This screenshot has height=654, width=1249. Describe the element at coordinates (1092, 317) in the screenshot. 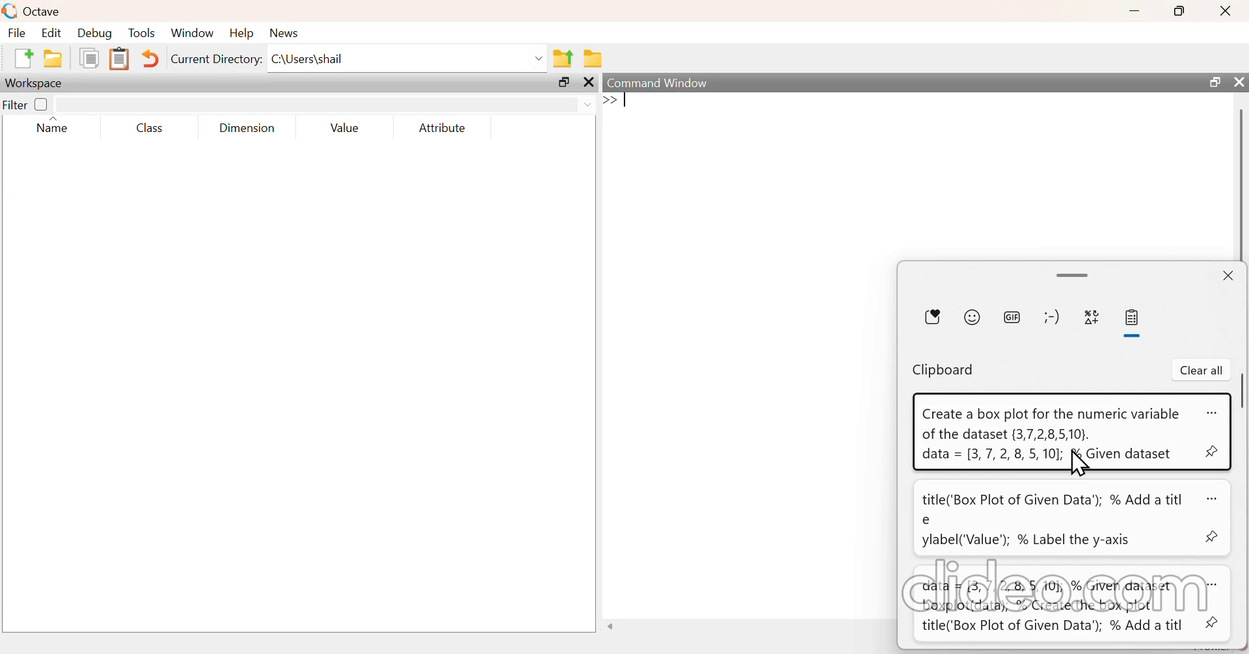

I see `symbols` at that location.